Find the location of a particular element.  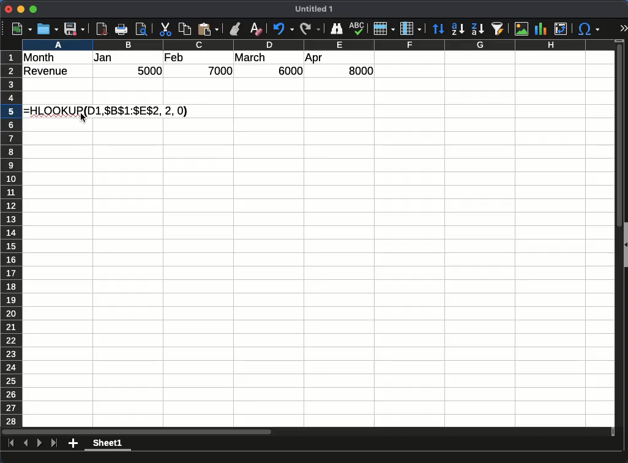

Untitled 1 is located at coordinates (314, 9).